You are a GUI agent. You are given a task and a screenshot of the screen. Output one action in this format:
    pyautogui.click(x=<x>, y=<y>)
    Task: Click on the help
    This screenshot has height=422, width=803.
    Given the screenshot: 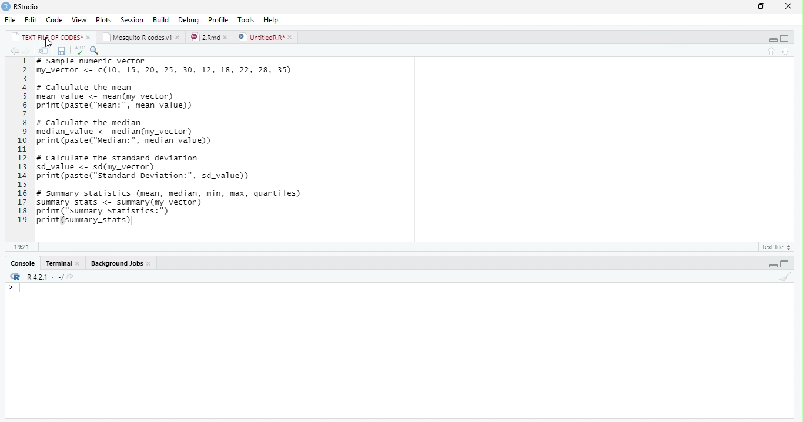 What is the action you would take?
    pyautogui.click(x=271, y=20)
    